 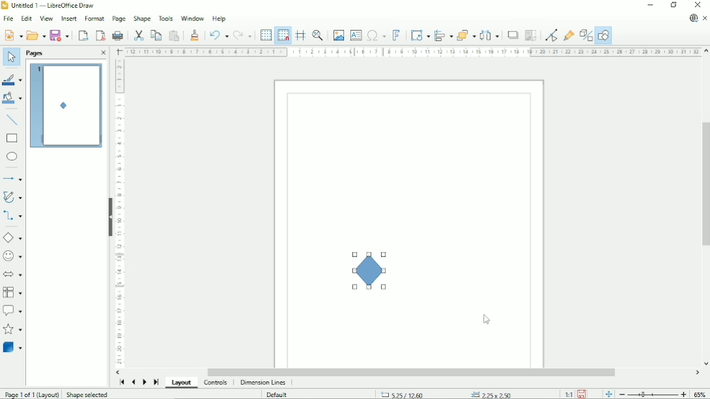 What do you see at coordinates (705, 51) in the screenshot?
I see `Vertical scroll button` at bounding box center [705, 51].